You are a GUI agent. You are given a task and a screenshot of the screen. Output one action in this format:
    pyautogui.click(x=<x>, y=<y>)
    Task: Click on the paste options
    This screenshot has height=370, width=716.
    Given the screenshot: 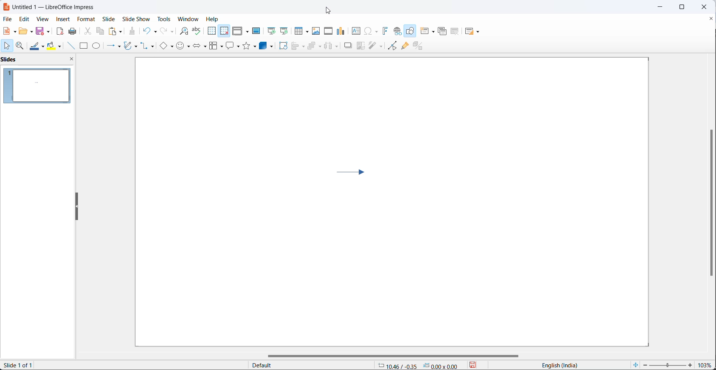 What is the action you would take?
    pyautogui.click(x=116, y=31)
    